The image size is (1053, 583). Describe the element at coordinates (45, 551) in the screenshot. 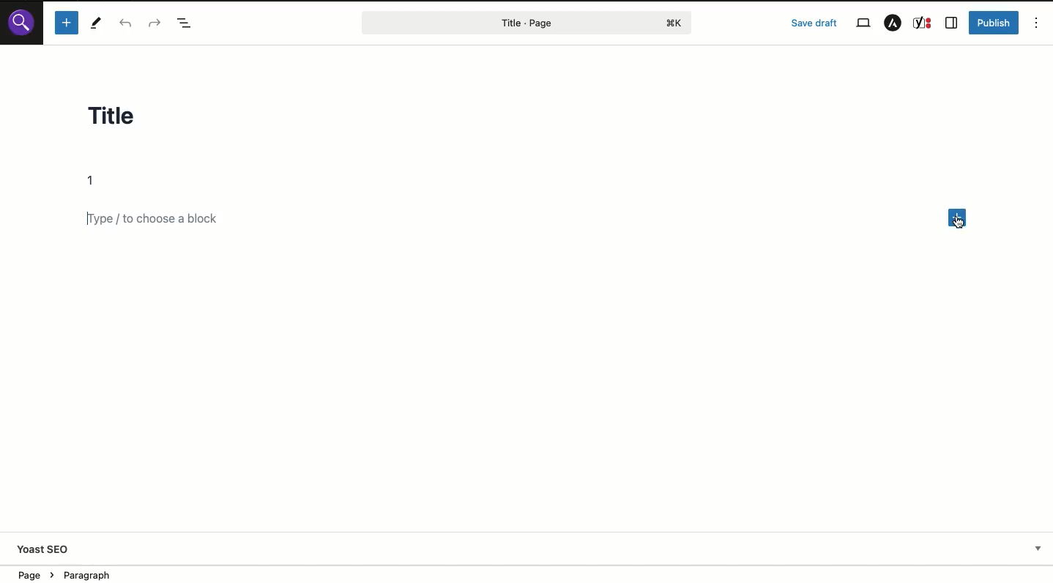

I see `Yoast SEO` at that location.